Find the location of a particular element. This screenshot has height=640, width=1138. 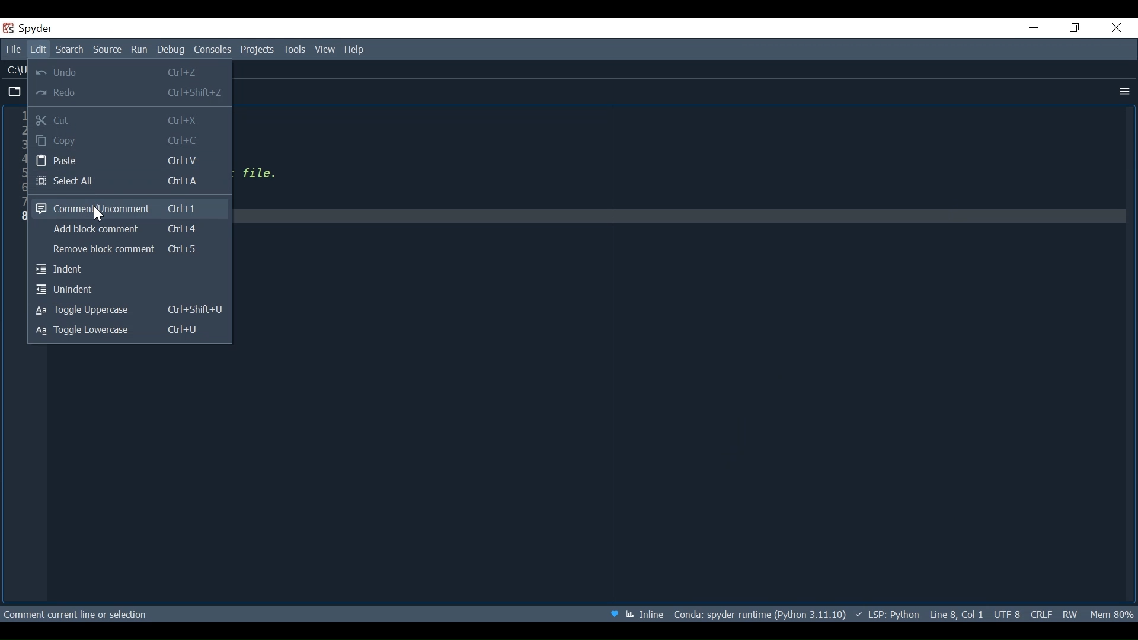

Comment line is located at coordinates (141, 616).